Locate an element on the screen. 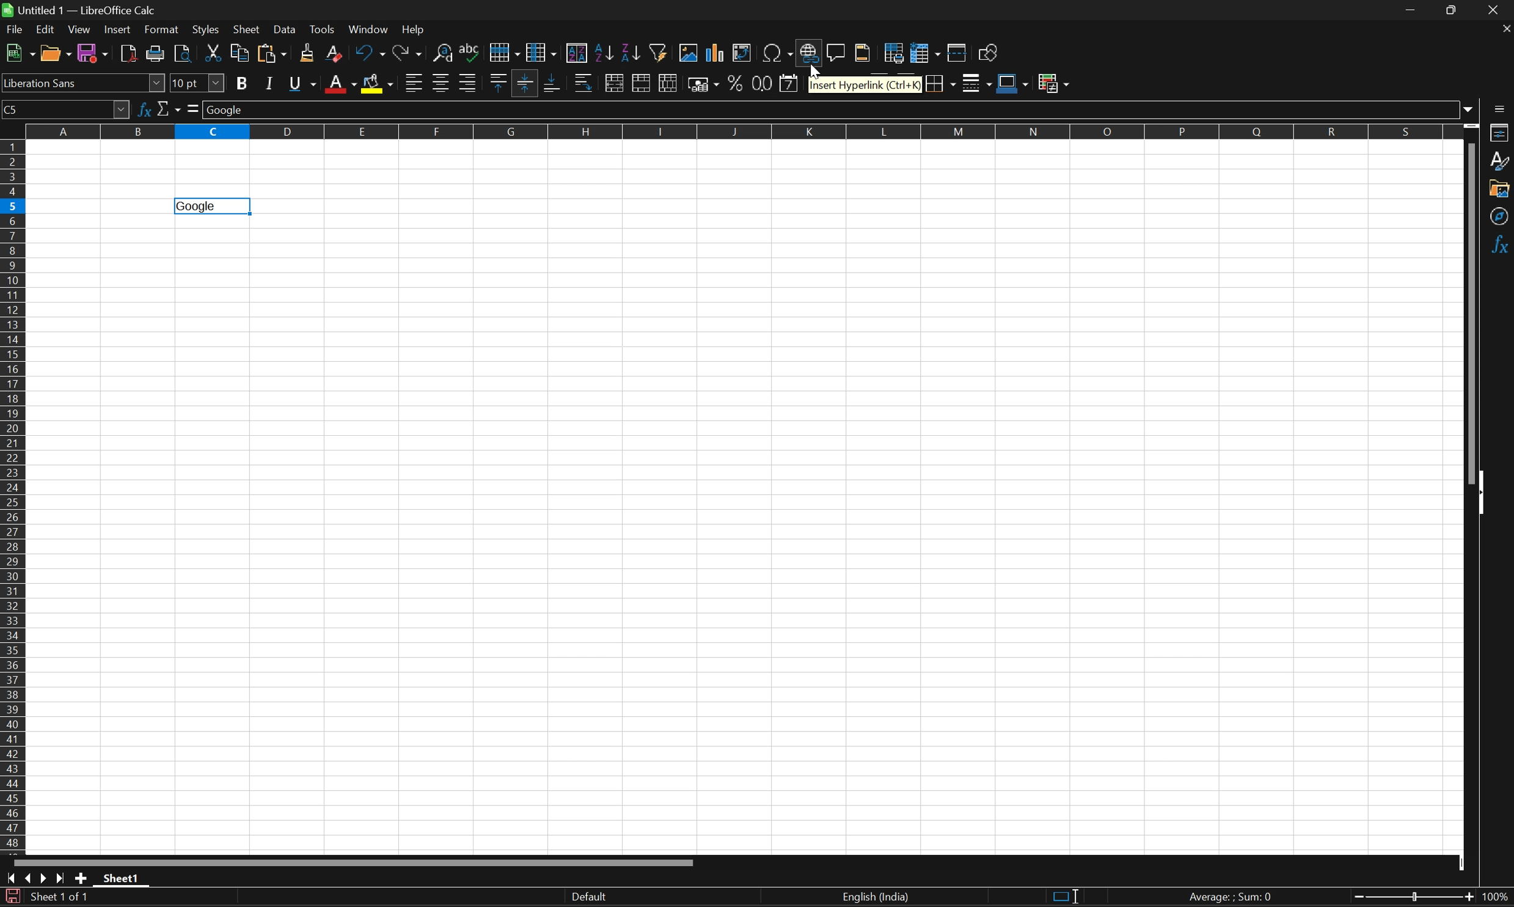 This screenshot has width=1514, height=907. Auto filter is located at coordinates (661, 51).